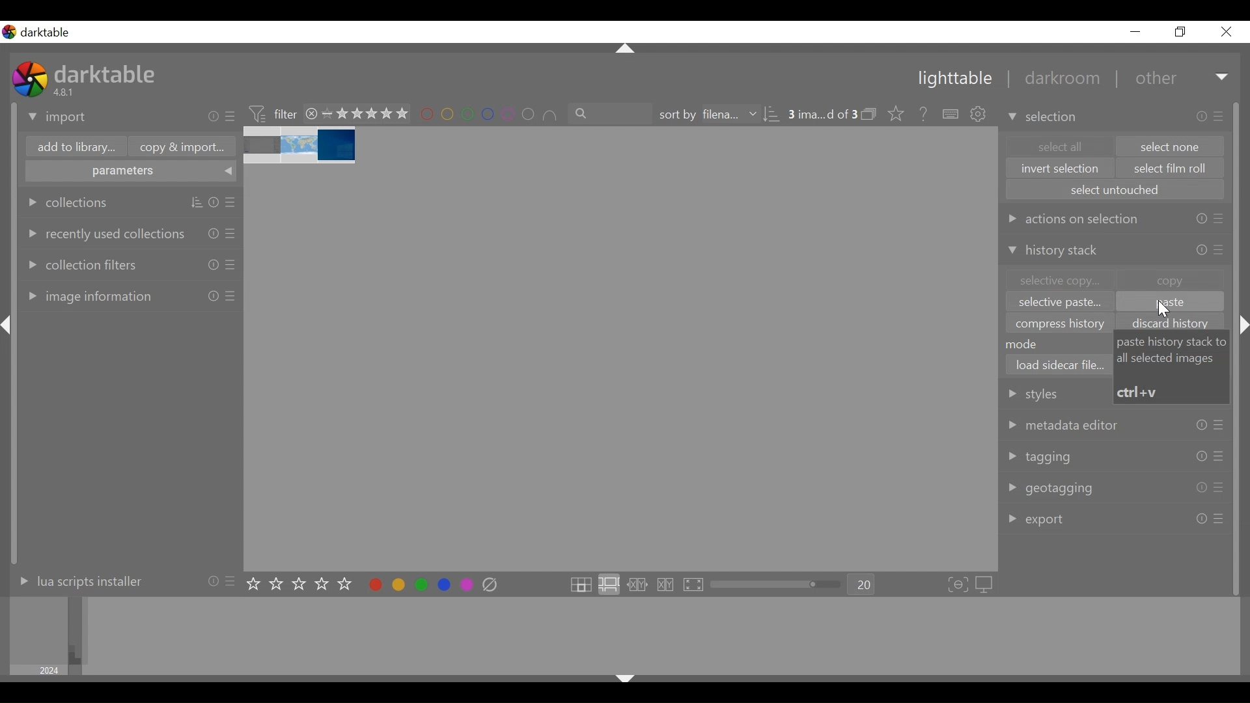  What do you see at coordinates (1174, 324) in the screenshot?
I see `discard history` at bounding box center [1174, 324].